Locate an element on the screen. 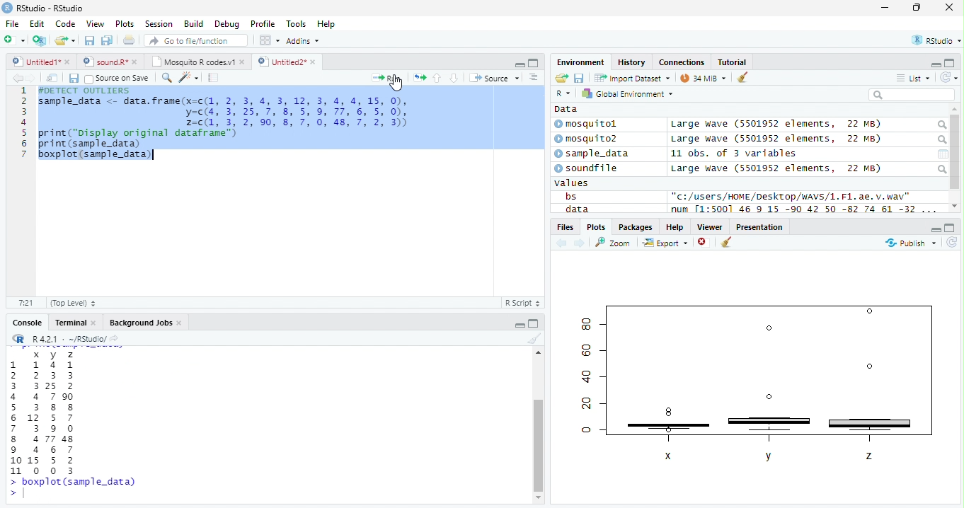  workspace panes is located at coordinates (270, 40).